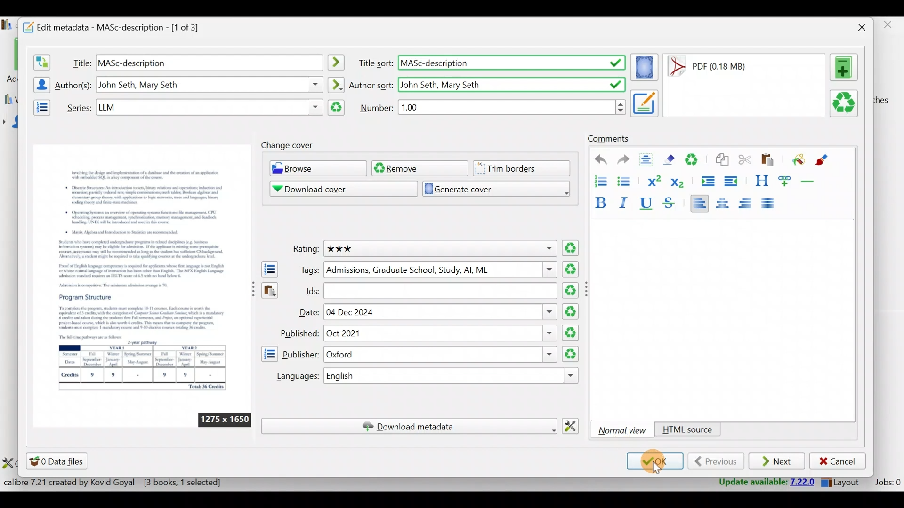  What do you see at coordinates (301, 353) in the screenshot?
I see `Publisher` at bounding box center [301, 353].